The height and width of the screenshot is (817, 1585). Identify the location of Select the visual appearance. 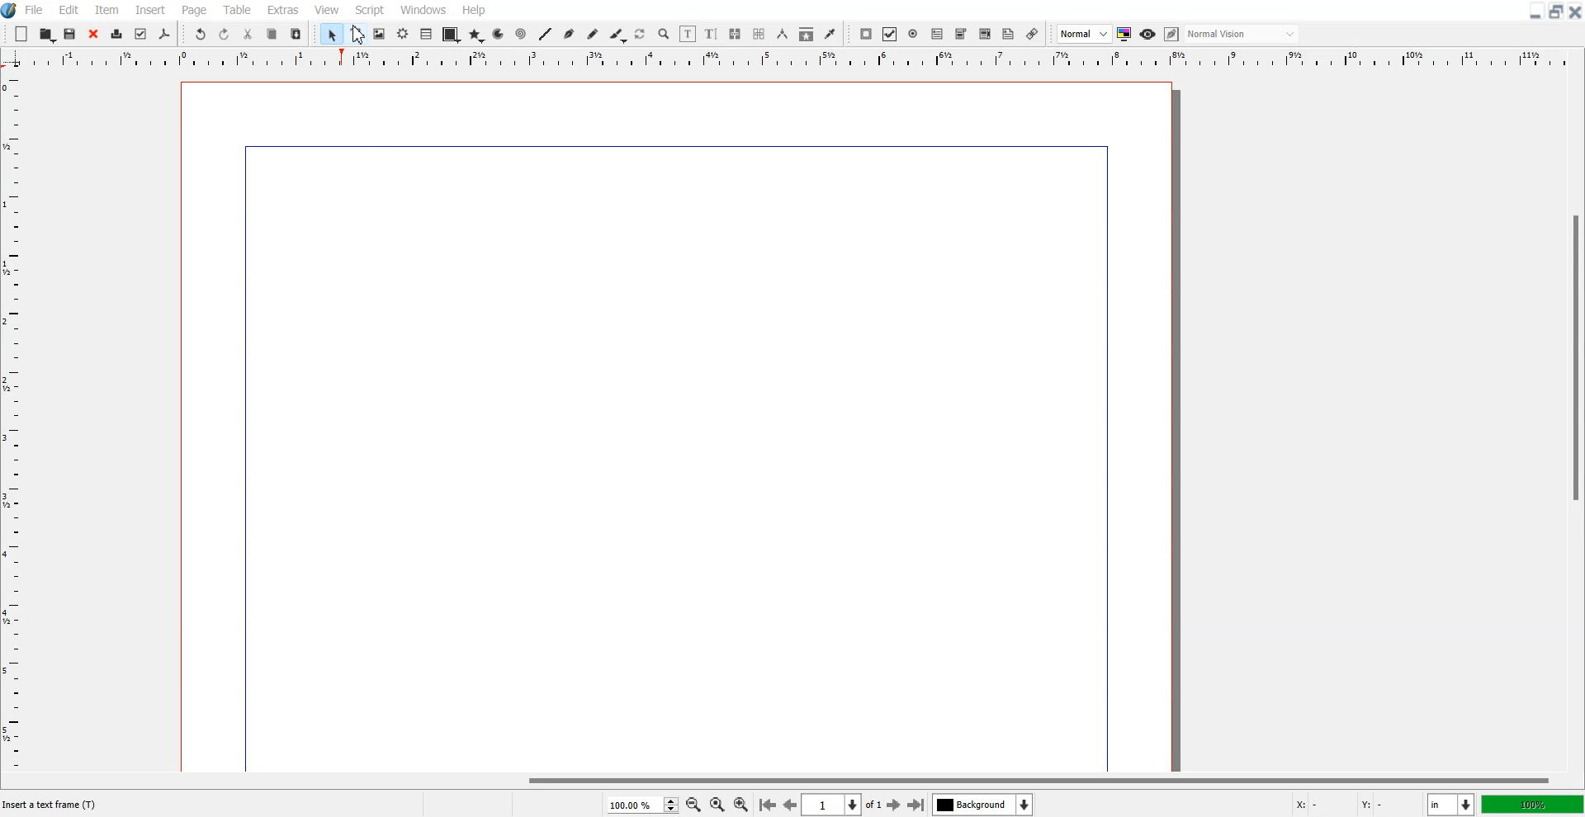
(1242, 34).